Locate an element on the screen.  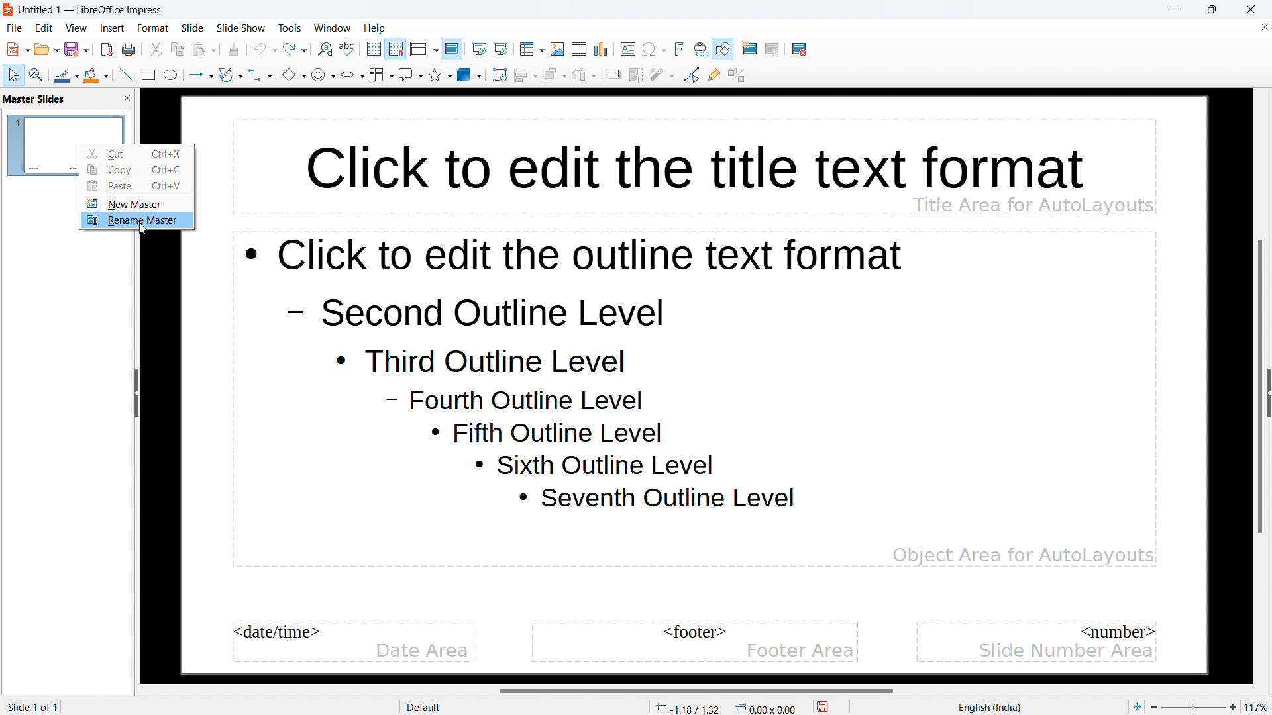
fit to page is located at coordinates (1136, 706).